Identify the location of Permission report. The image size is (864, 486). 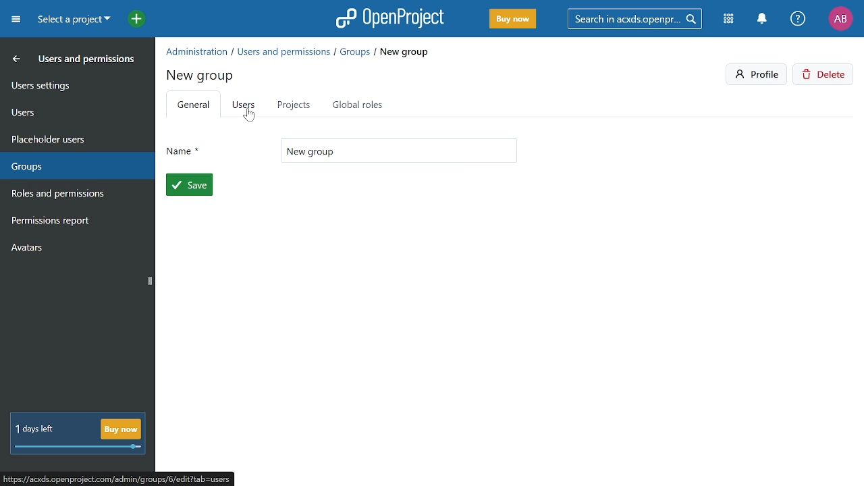
(74, 222).